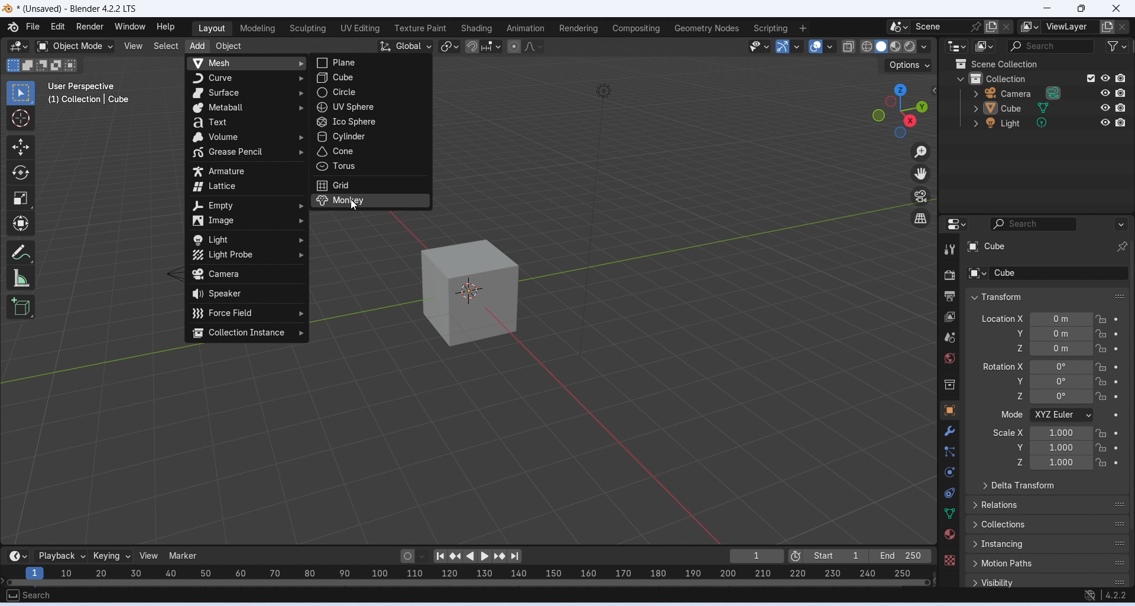 The height and width of the screenshot is (606, 1135). What do you see at coordinates (1016, 333) in the screenshot?
I see `y` at bounding box center [1016, 333].